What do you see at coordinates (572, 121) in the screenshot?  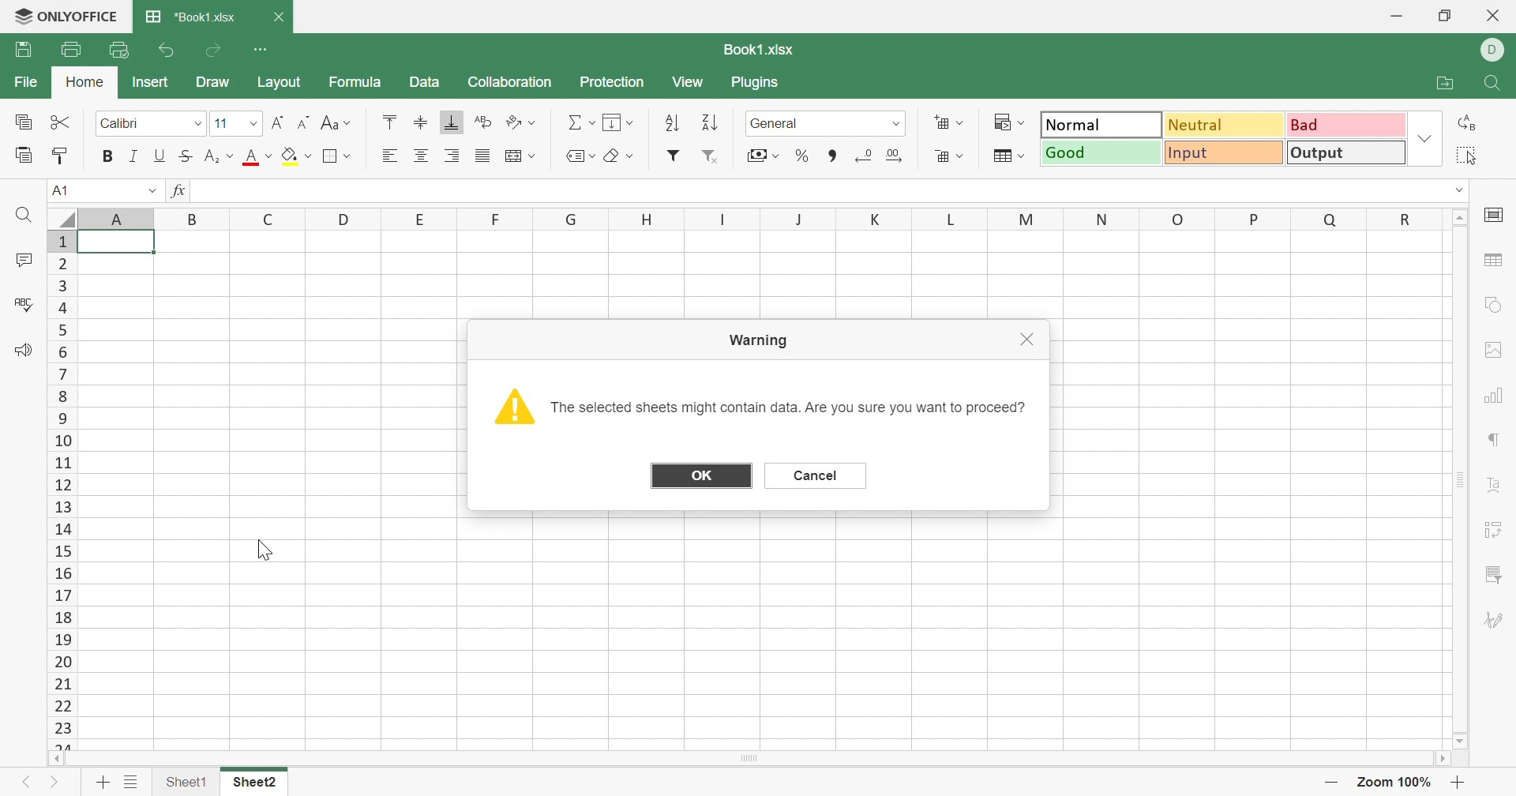 I see `Summation` at bounding box center [572, 121].